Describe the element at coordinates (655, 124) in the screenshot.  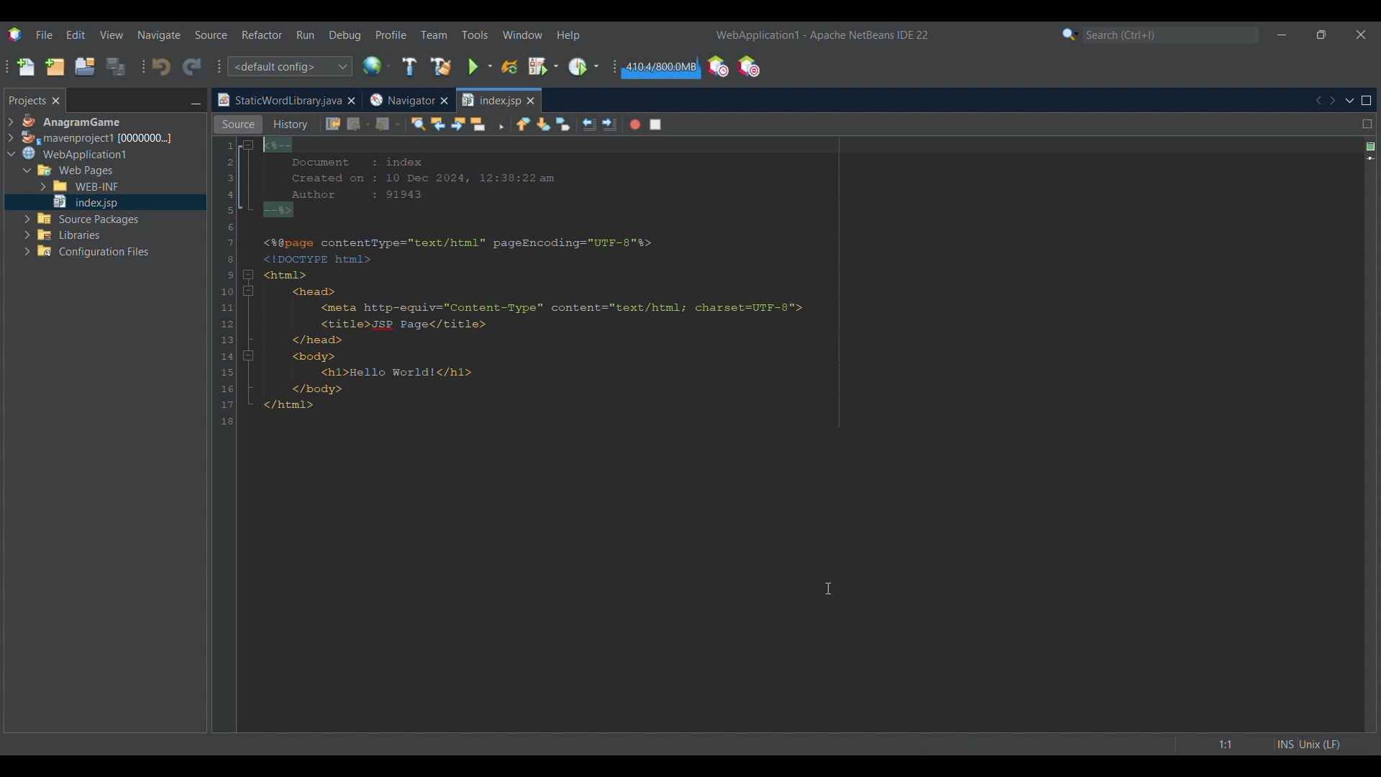
I see `Stop macro recording` at that location.